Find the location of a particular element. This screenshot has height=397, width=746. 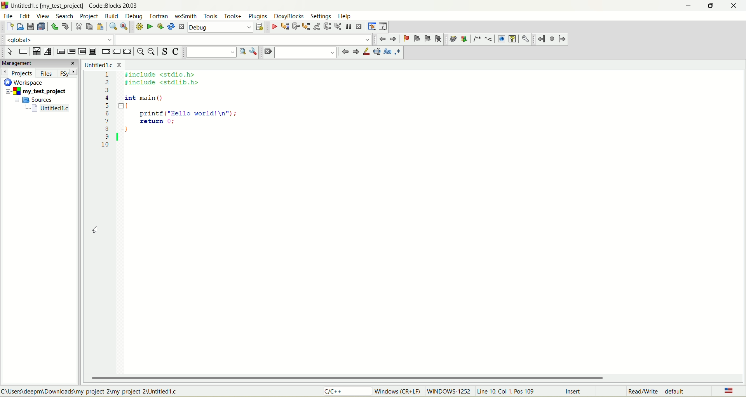

selected text is located at coordinates (378, 52).